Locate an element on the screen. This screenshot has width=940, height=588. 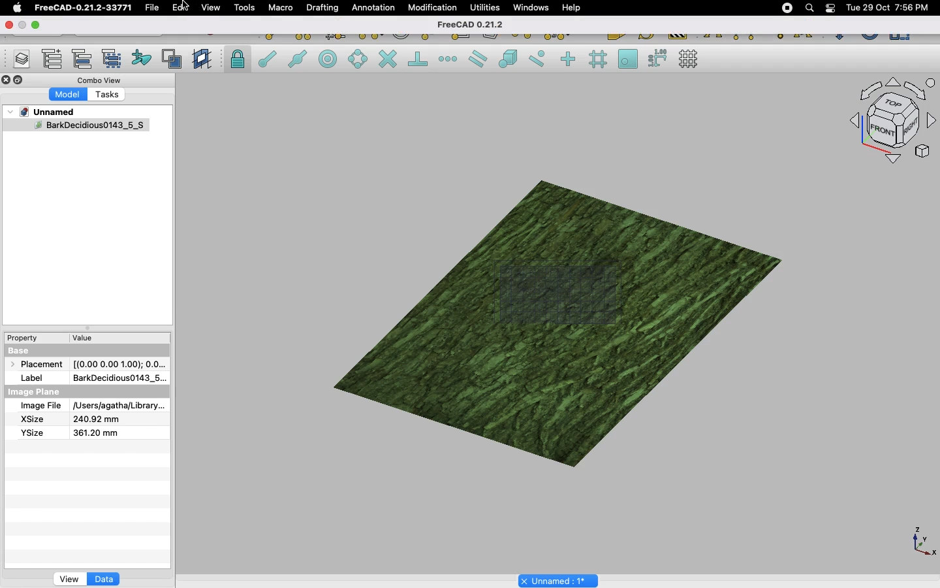
240.92 mm is located at coordinates (97, 419).